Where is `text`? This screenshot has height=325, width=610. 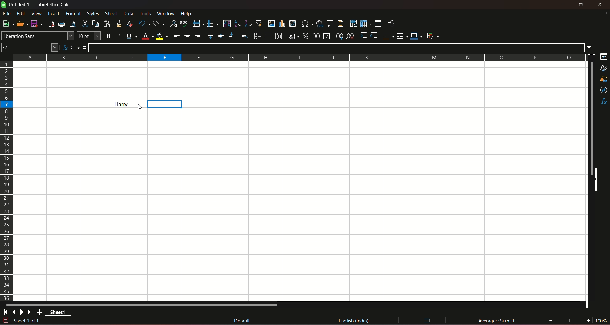 text is located at coordinates (118, 104).